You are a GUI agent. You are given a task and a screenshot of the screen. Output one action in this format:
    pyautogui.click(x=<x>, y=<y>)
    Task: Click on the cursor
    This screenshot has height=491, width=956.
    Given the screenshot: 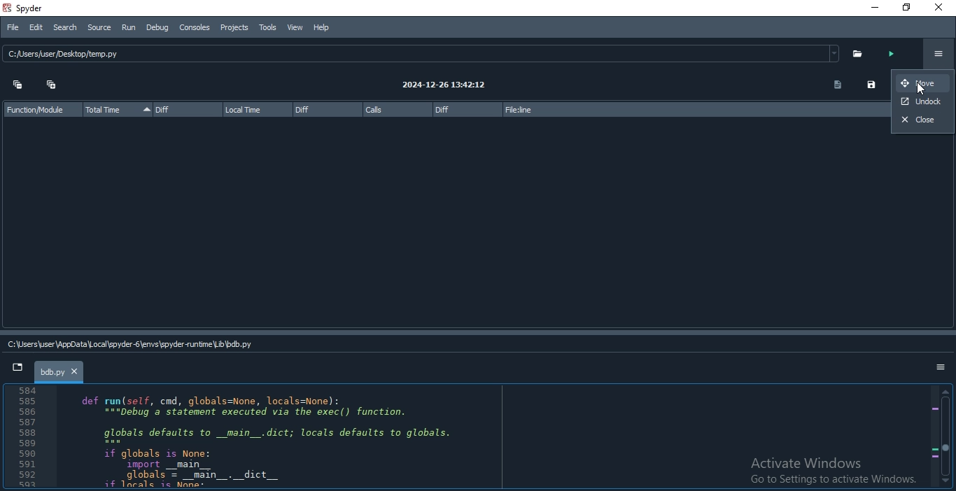 What is the action you would take?
    pyautogui.click(x=920, y=90)
    